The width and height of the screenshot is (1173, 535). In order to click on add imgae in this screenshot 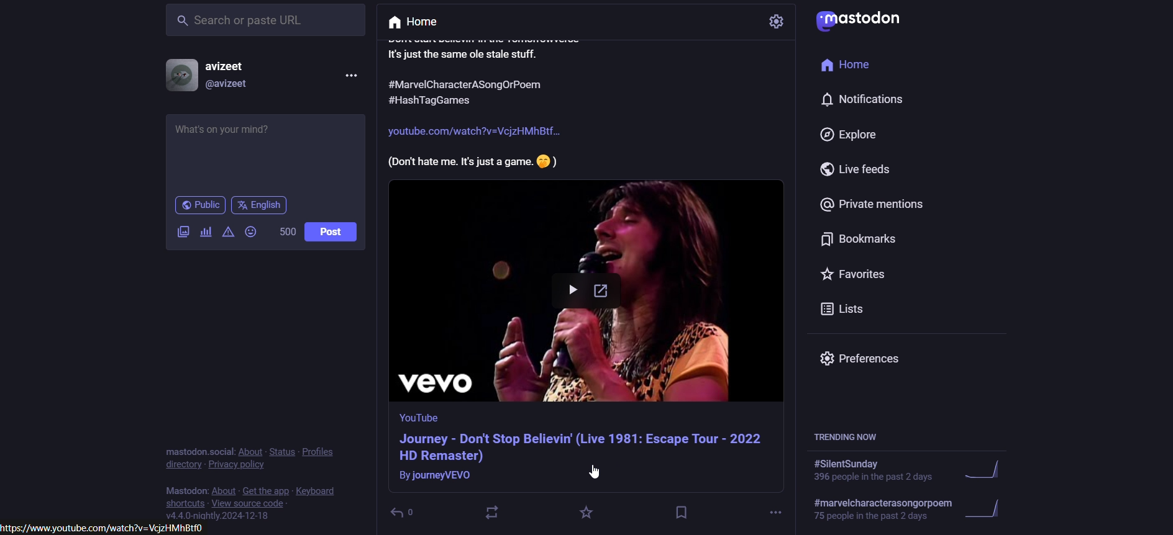, I will do `click(180, 235)`.